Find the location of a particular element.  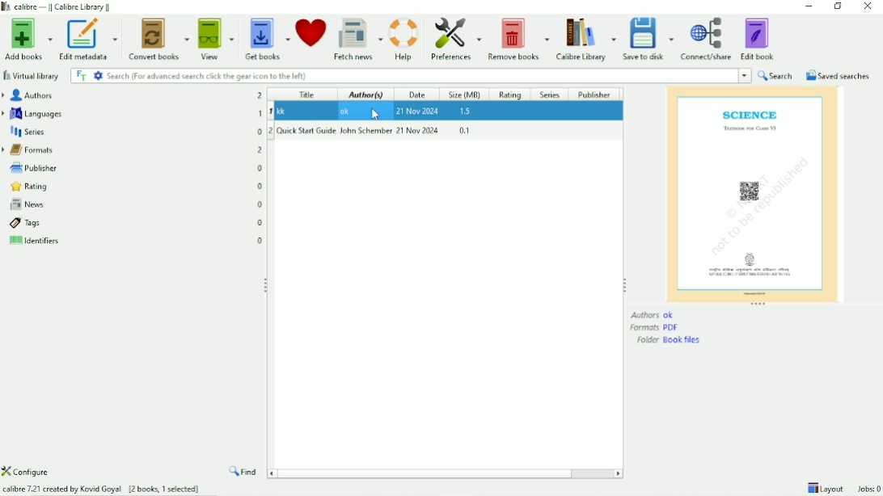

Series is located at coordinates (132, 132).